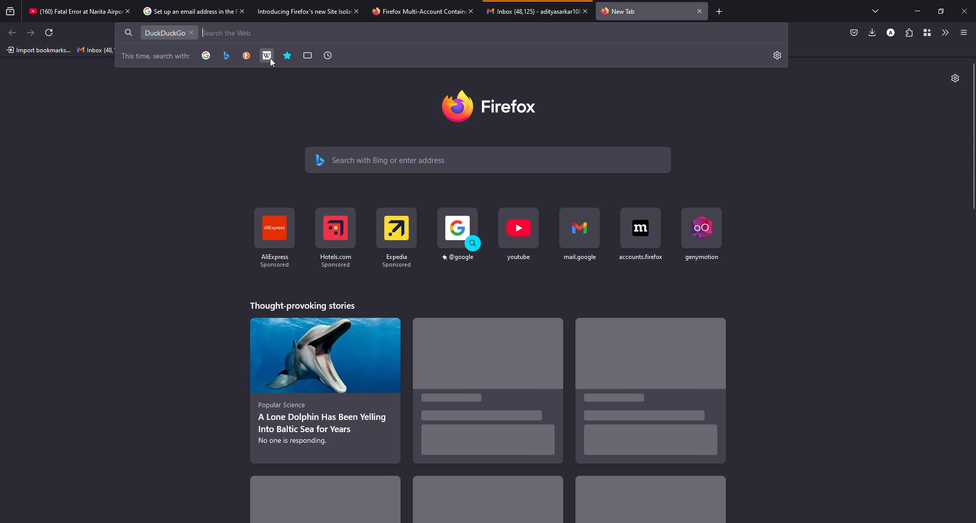 The height and width of the screenshot is (523, 976). I want to click on settings, so click(955, 78).